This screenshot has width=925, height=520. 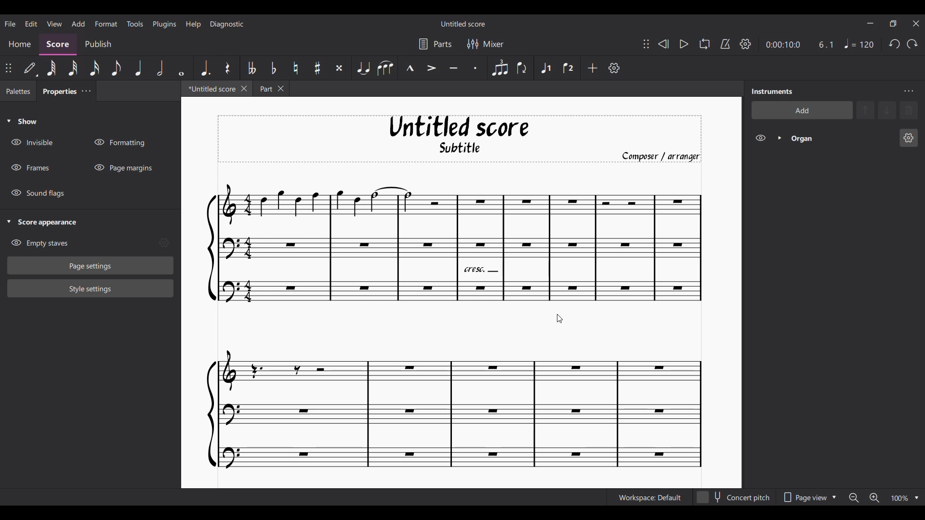 I want to click on Toggle for Concert pitch, so click(x=733, y=497).